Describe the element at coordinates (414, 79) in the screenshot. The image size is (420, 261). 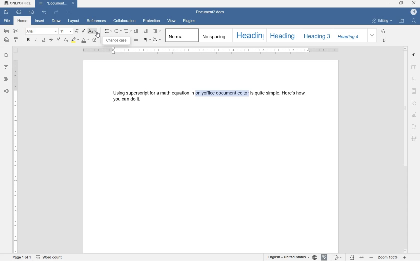
I see `image` at that location.